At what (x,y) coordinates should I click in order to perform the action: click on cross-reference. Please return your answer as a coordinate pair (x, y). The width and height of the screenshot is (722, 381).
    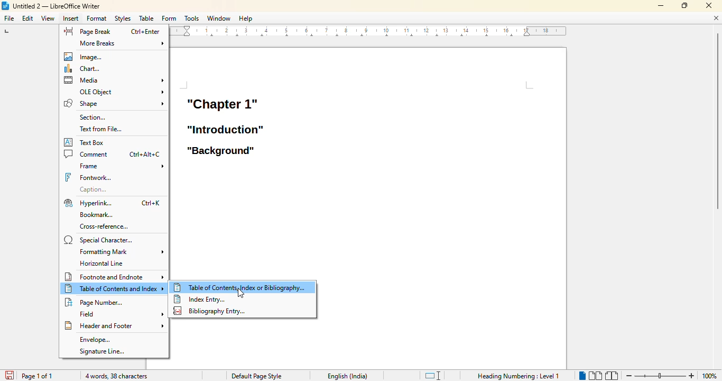
    Looking at the image, I should click on (104, 226).